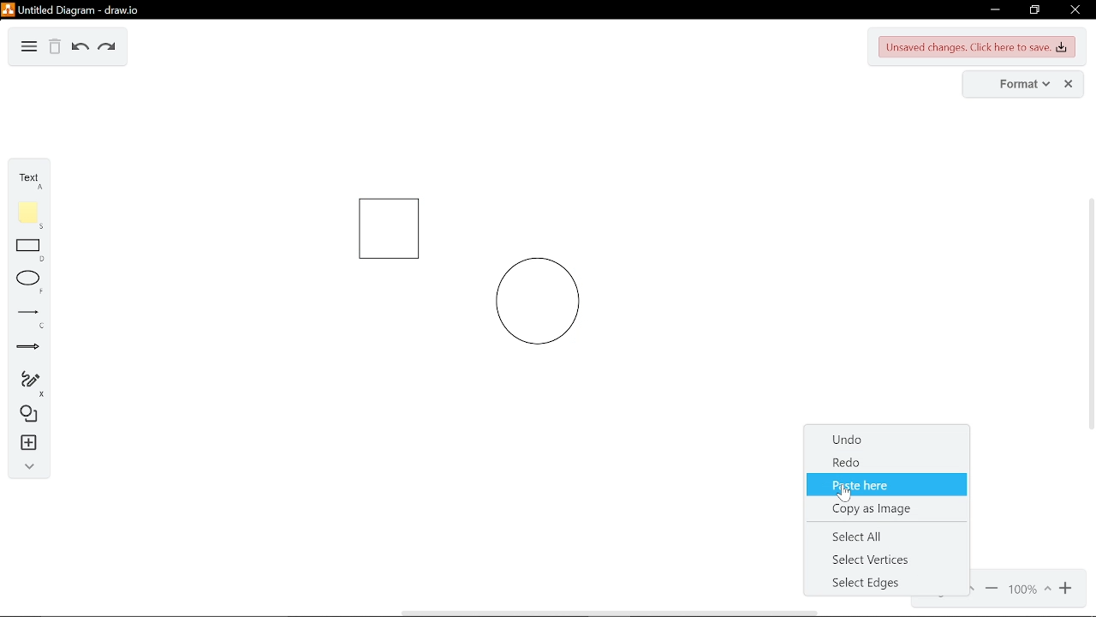  Describe the element at coordinates (27, 179) in the screenshot. I see `text` at that location.